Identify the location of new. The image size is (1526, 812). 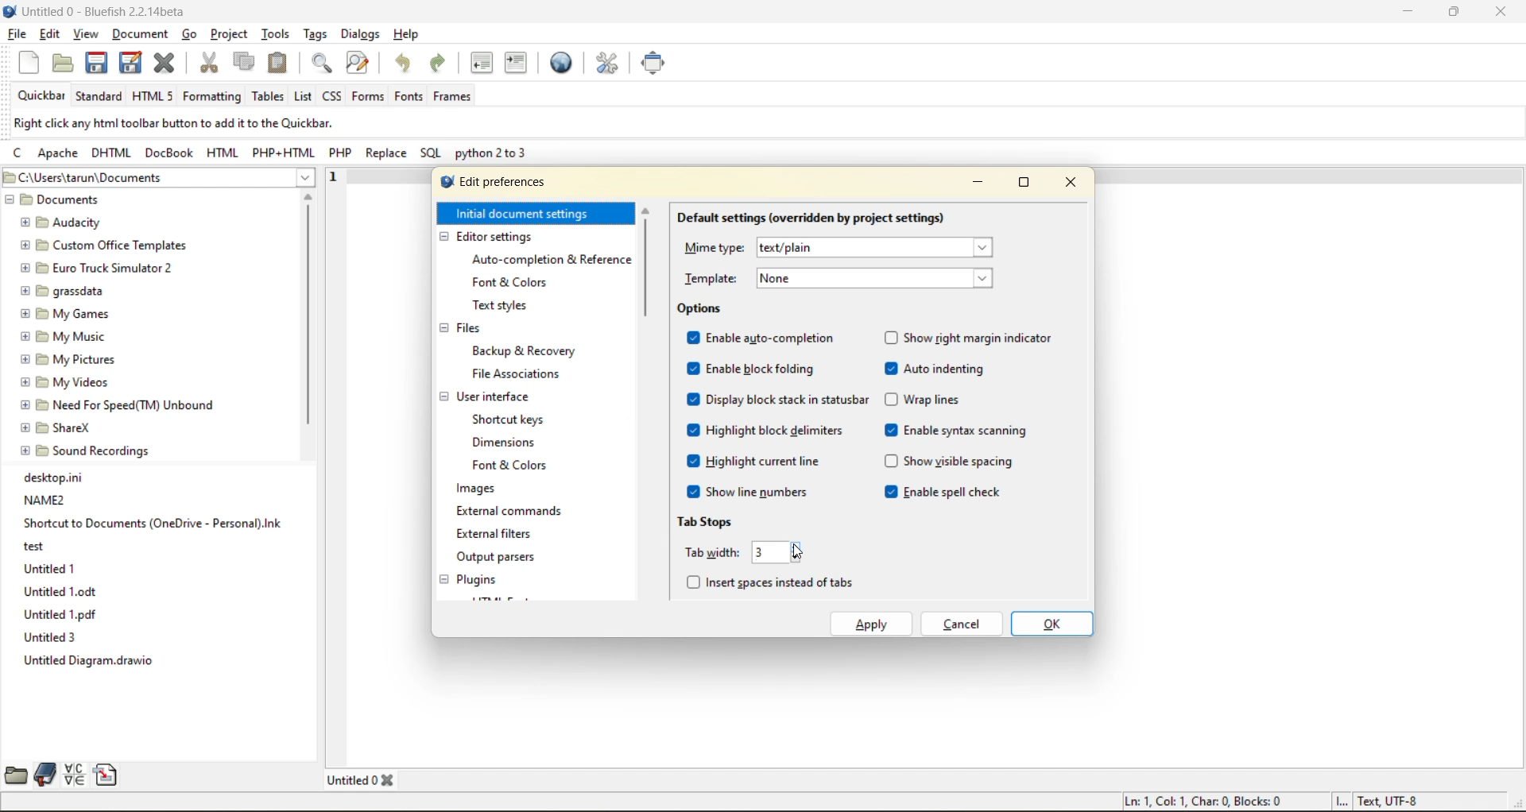
(29, 64).